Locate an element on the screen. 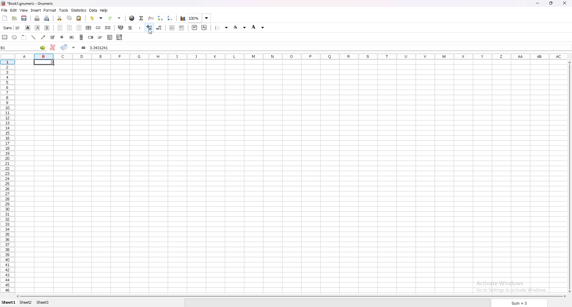 The image size is (572, 307). increase indent is located at coordinates (181, 28).